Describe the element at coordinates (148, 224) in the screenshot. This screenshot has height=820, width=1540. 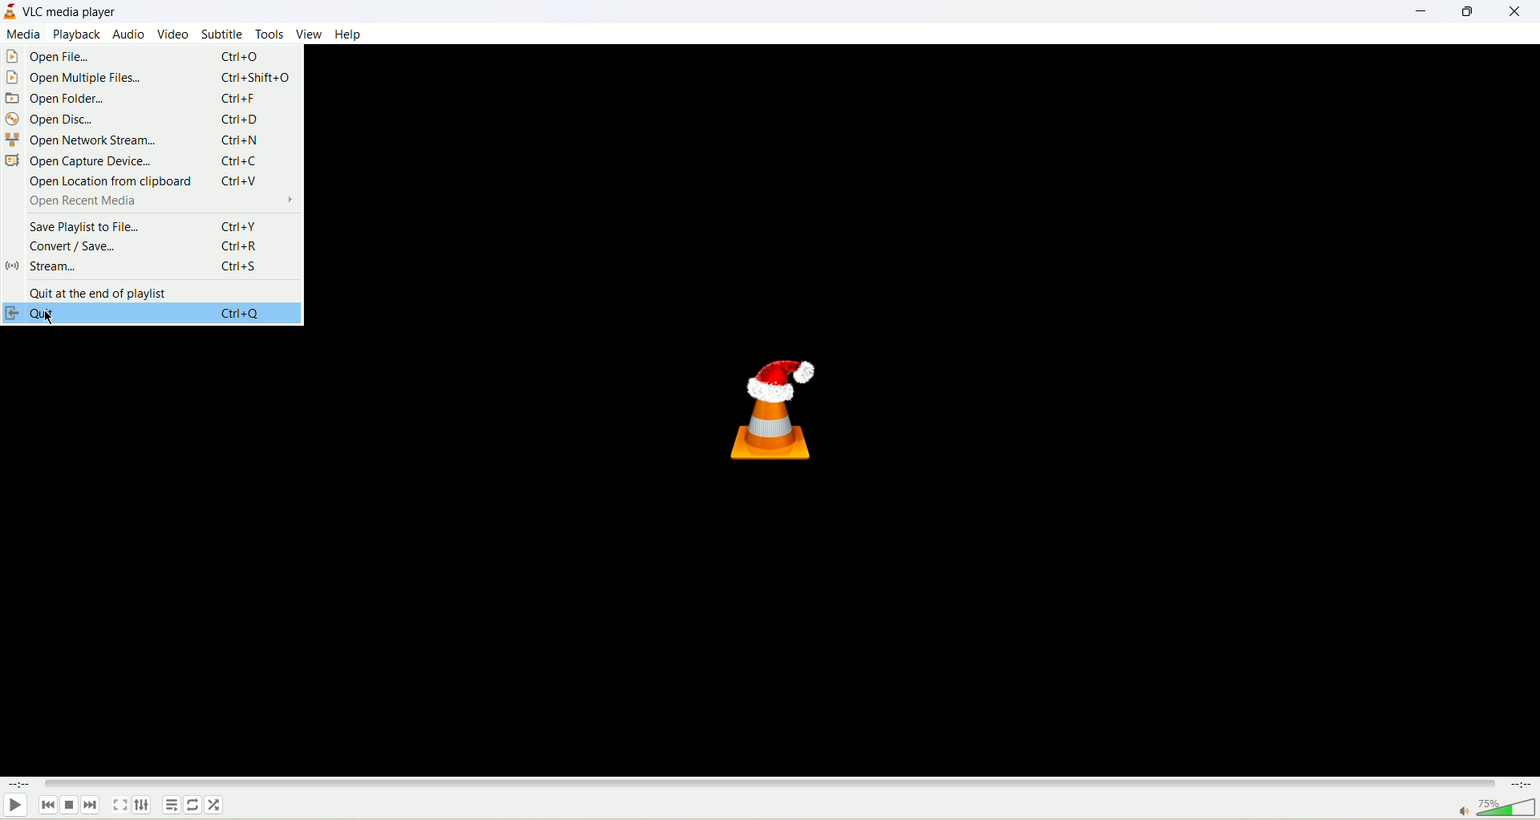
I see `save playlist` at that location.